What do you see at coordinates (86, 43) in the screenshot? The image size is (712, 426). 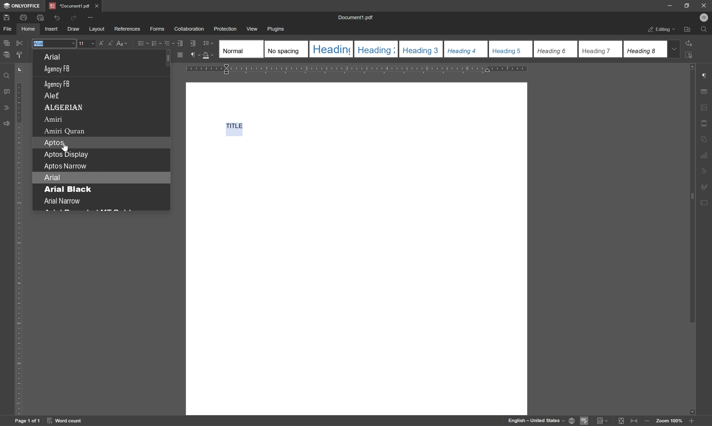 I see `11` at bounding box center [86, 43].